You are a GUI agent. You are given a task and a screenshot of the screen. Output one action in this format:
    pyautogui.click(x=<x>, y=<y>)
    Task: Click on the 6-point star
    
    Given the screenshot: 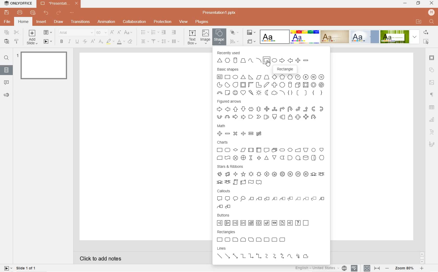 What is the action you would take?
    pyautogui.click(x=251, y=175)
    